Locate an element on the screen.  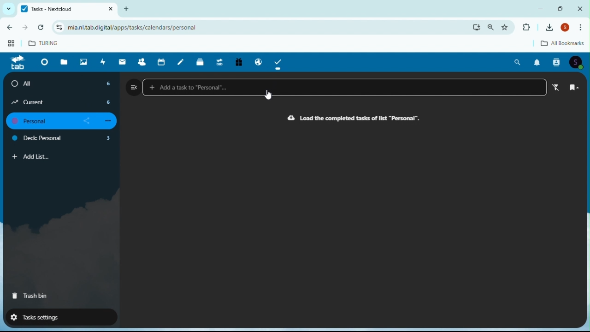
Personal is located at coordinates (59, 121).